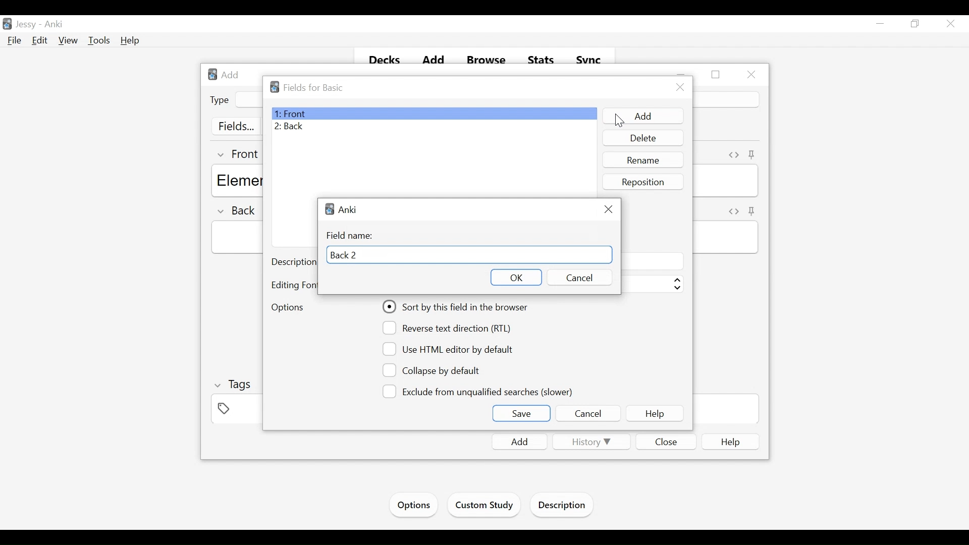 The width and height of the screenshot is (969, 545). Describe the element at coordinates (914, 24) in the screenshot. I see `Restore` at that location.